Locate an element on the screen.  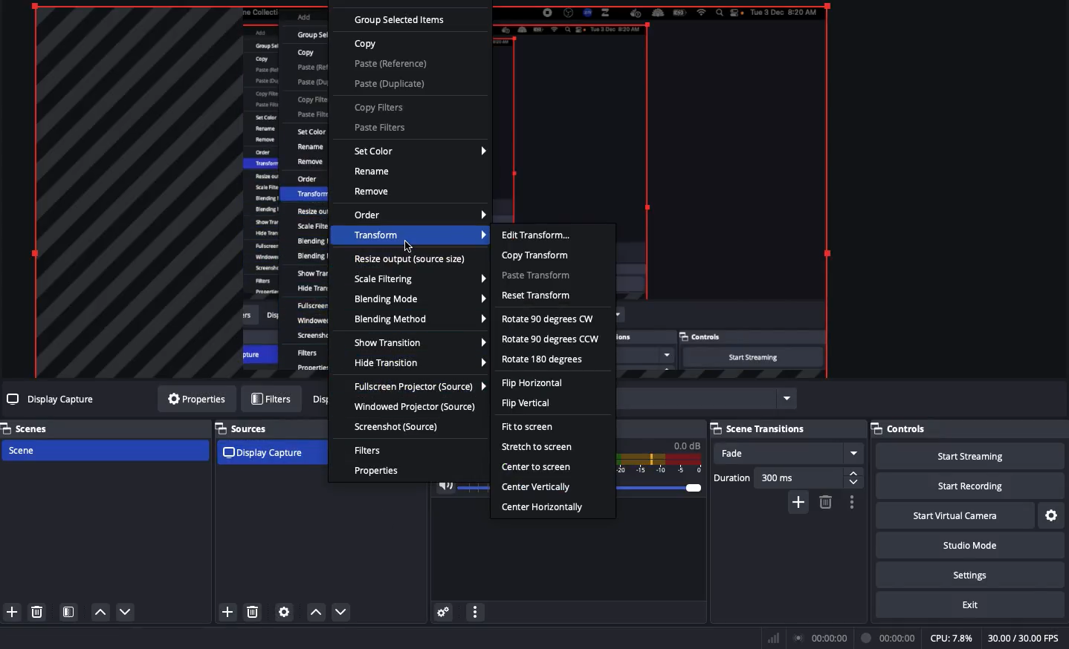
Rename is located at coordinates (372, 172).